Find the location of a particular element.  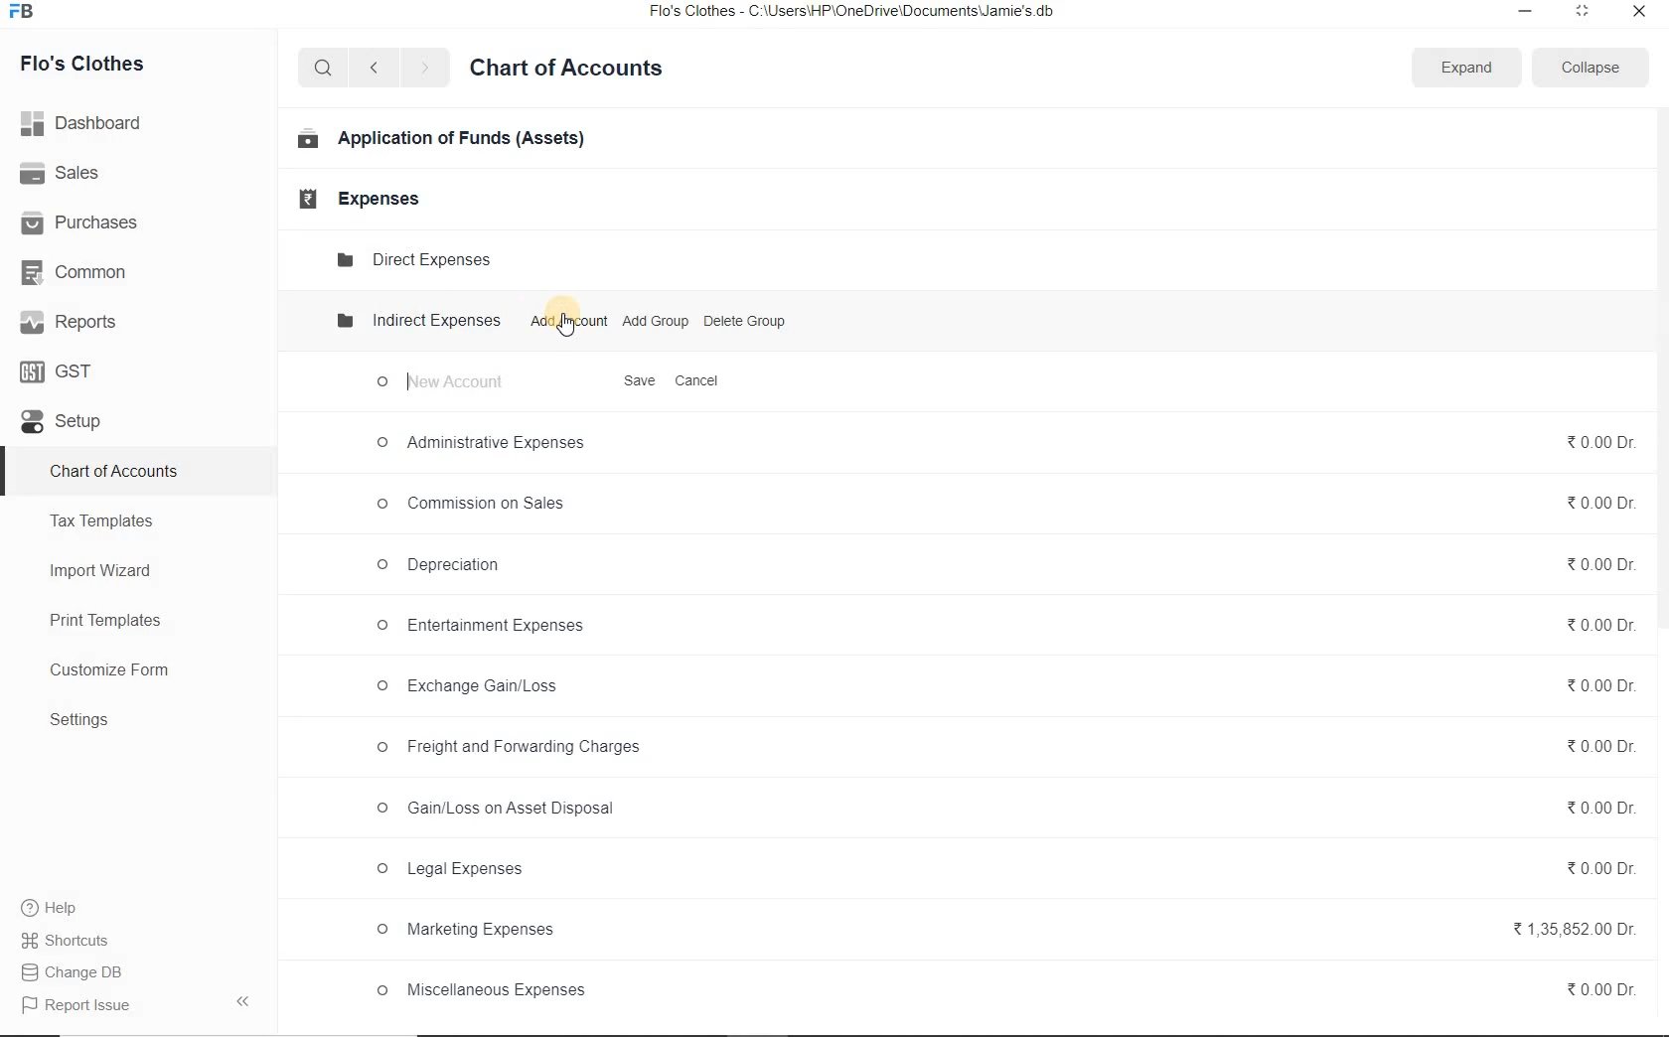

new account is located at coordinates (436, 383).